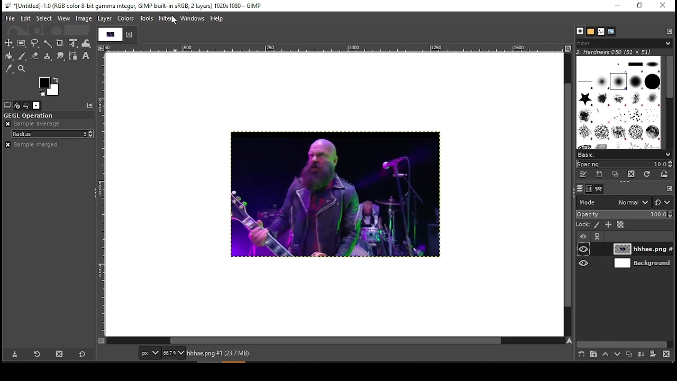  Describe the element at coordinates (620, 355) in the screenshot. I see `move layer on step down` at that location.